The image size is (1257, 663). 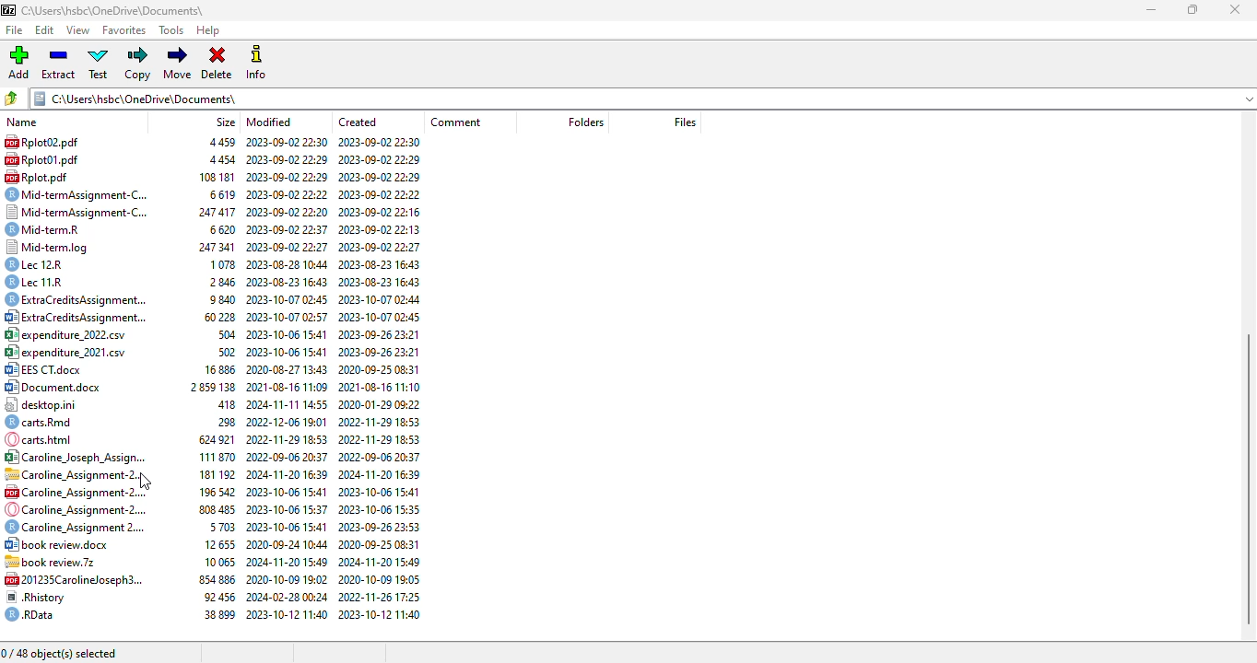 I want to click on 92 456, so click(x=219, y=596).